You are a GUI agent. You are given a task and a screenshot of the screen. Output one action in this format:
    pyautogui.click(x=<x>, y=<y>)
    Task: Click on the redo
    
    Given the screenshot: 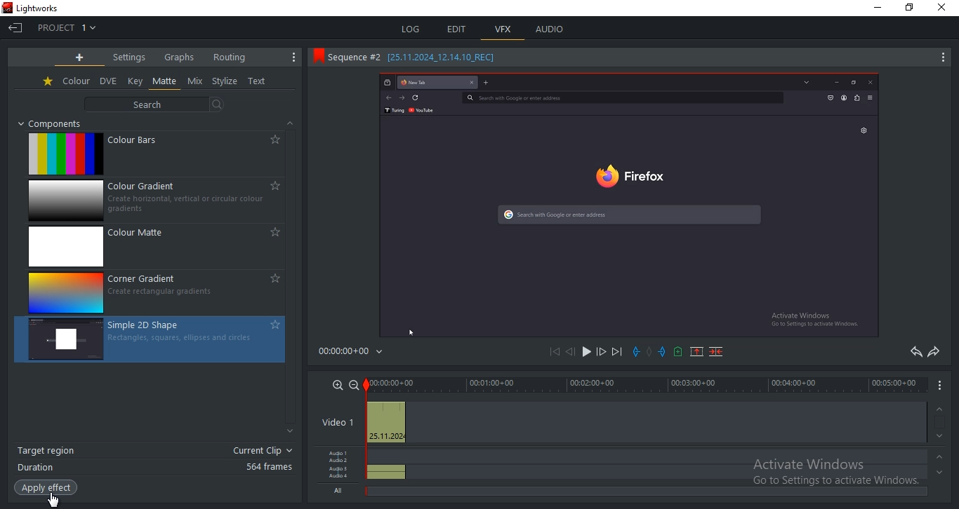 What is the action you would take?
    pyautogui.click(x=934, y=351)
    